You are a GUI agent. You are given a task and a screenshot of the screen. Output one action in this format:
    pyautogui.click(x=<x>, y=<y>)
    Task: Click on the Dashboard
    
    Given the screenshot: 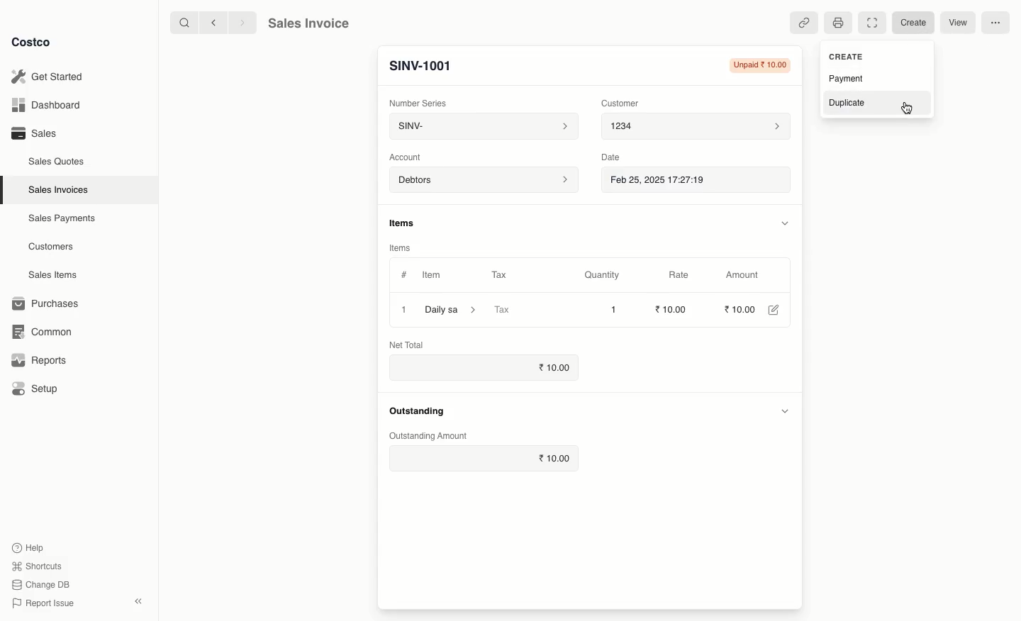 What is the action you would take?
    pyautogui.click(x=50, y=103)
    